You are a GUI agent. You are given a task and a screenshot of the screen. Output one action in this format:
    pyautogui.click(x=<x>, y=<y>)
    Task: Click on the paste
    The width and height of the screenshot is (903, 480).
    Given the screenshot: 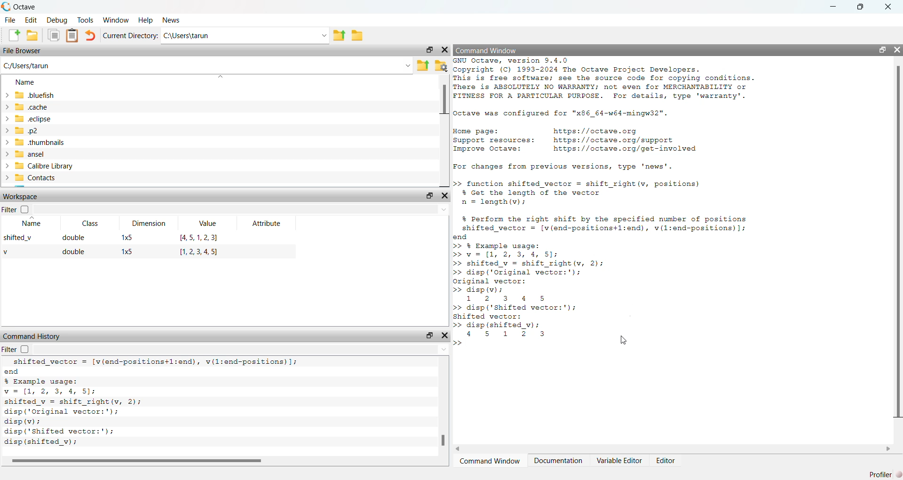 What is the action you would take?
    pyautogui.click(x=71, y=36)
    